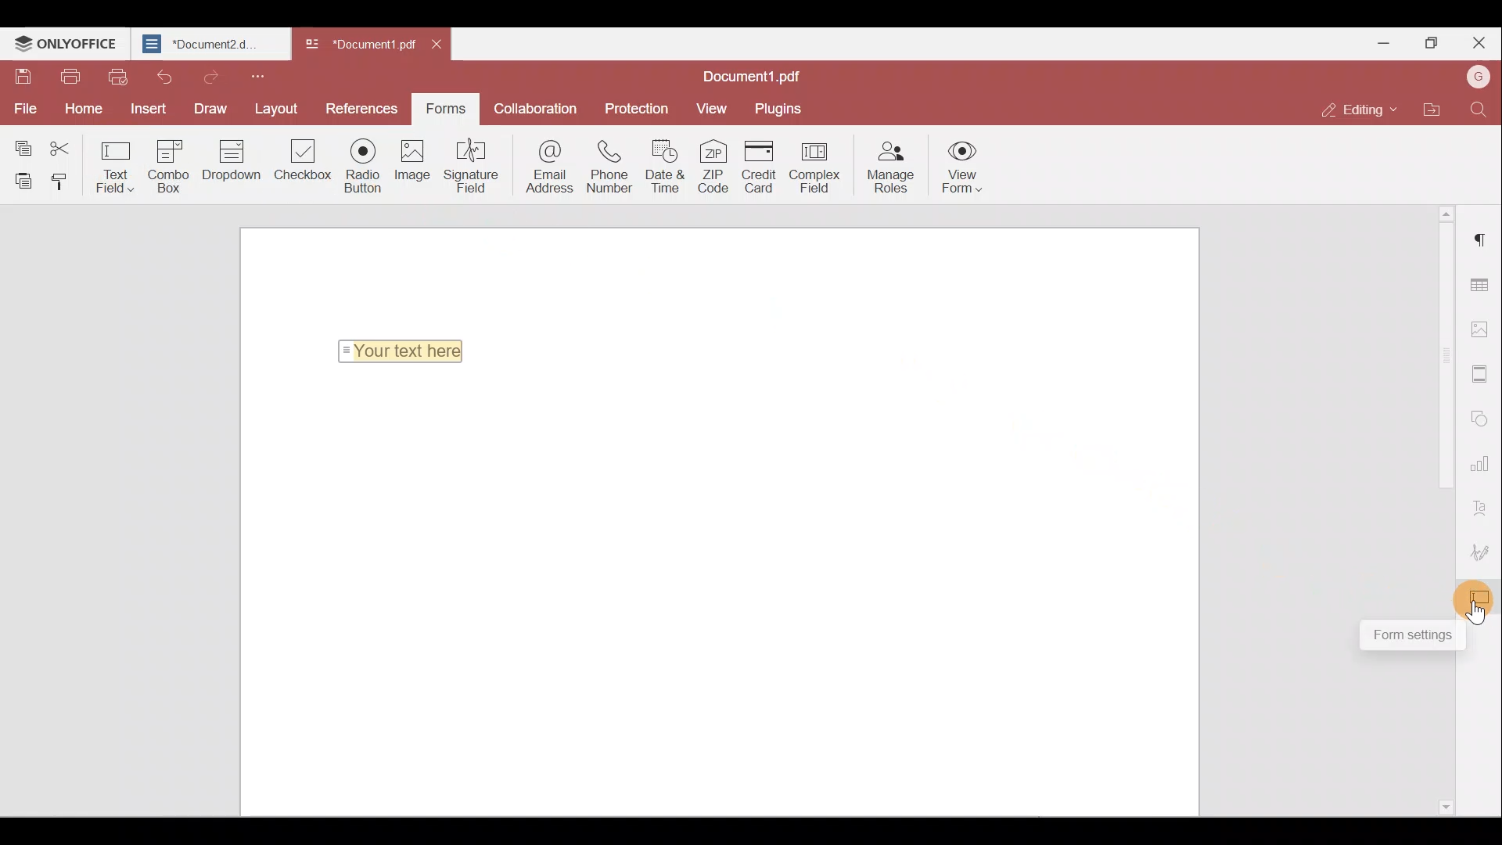  I want to click on Email address, so click(543, 167).